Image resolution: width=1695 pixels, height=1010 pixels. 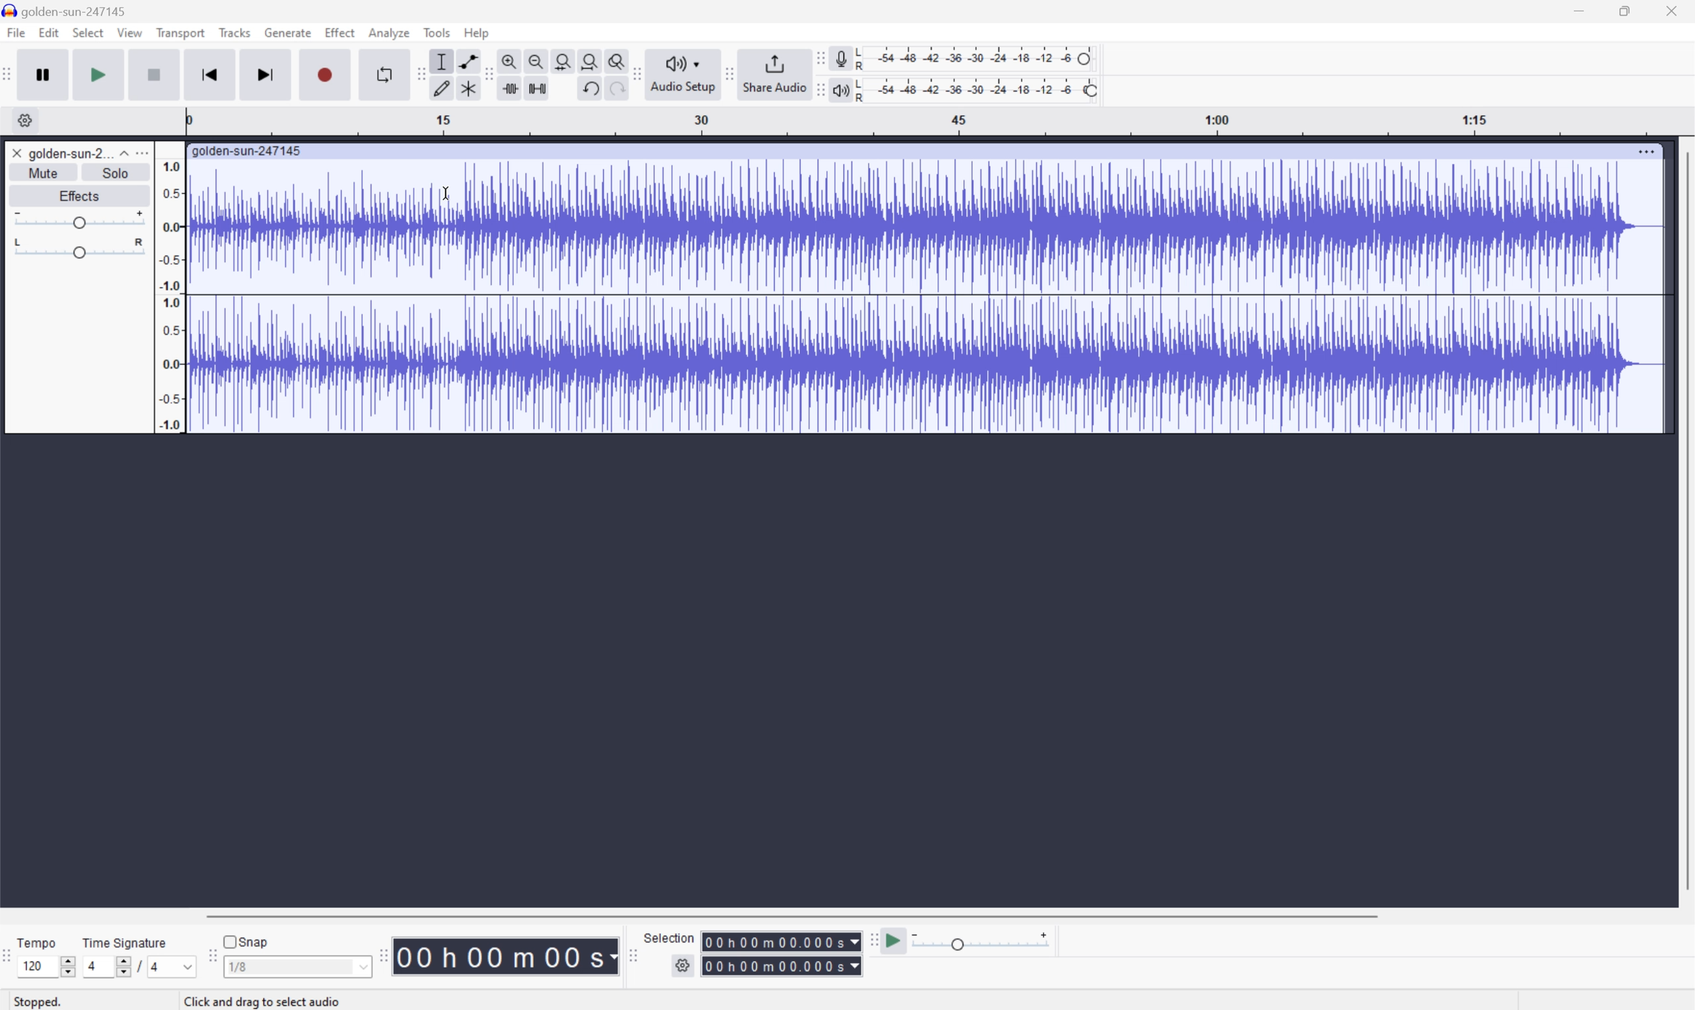 What do you see at coordinates (565, 59) in the screenshot?
I see `selection to width` at bounding box center [565, 59].